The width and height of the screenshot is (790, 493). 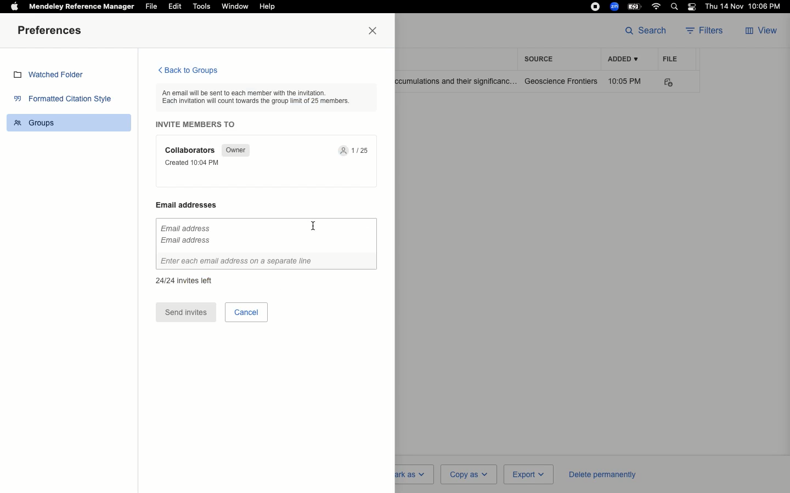 What do you see at coordinates (184, 279) in the screenshot?
I see `24/24 invites left` at bounding box center [184, 279].